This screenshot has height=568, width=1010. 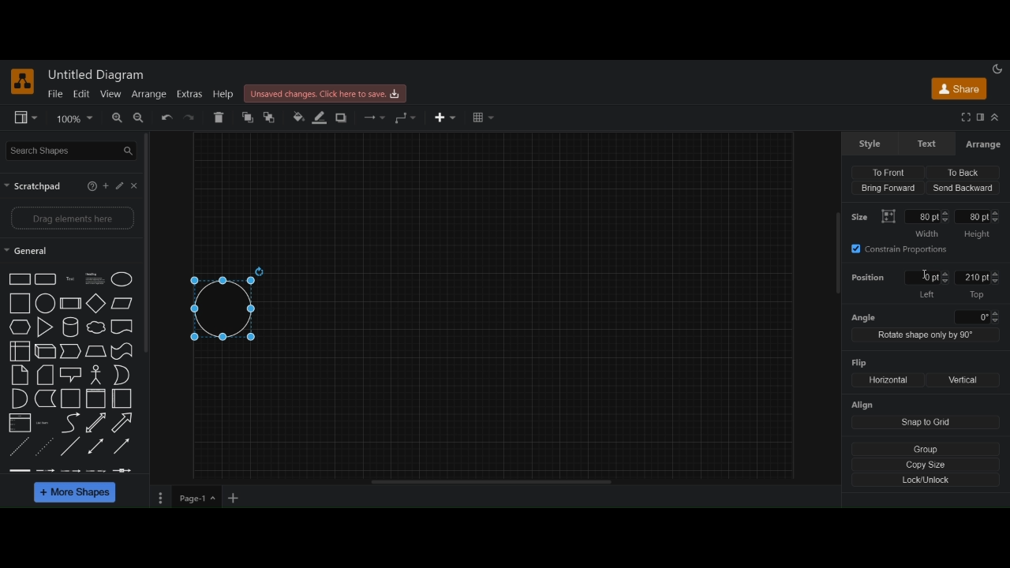 What do you see at coordinates (20, 398) in the screenshot?
I see `Half circle` at bounding box center [20, 398].